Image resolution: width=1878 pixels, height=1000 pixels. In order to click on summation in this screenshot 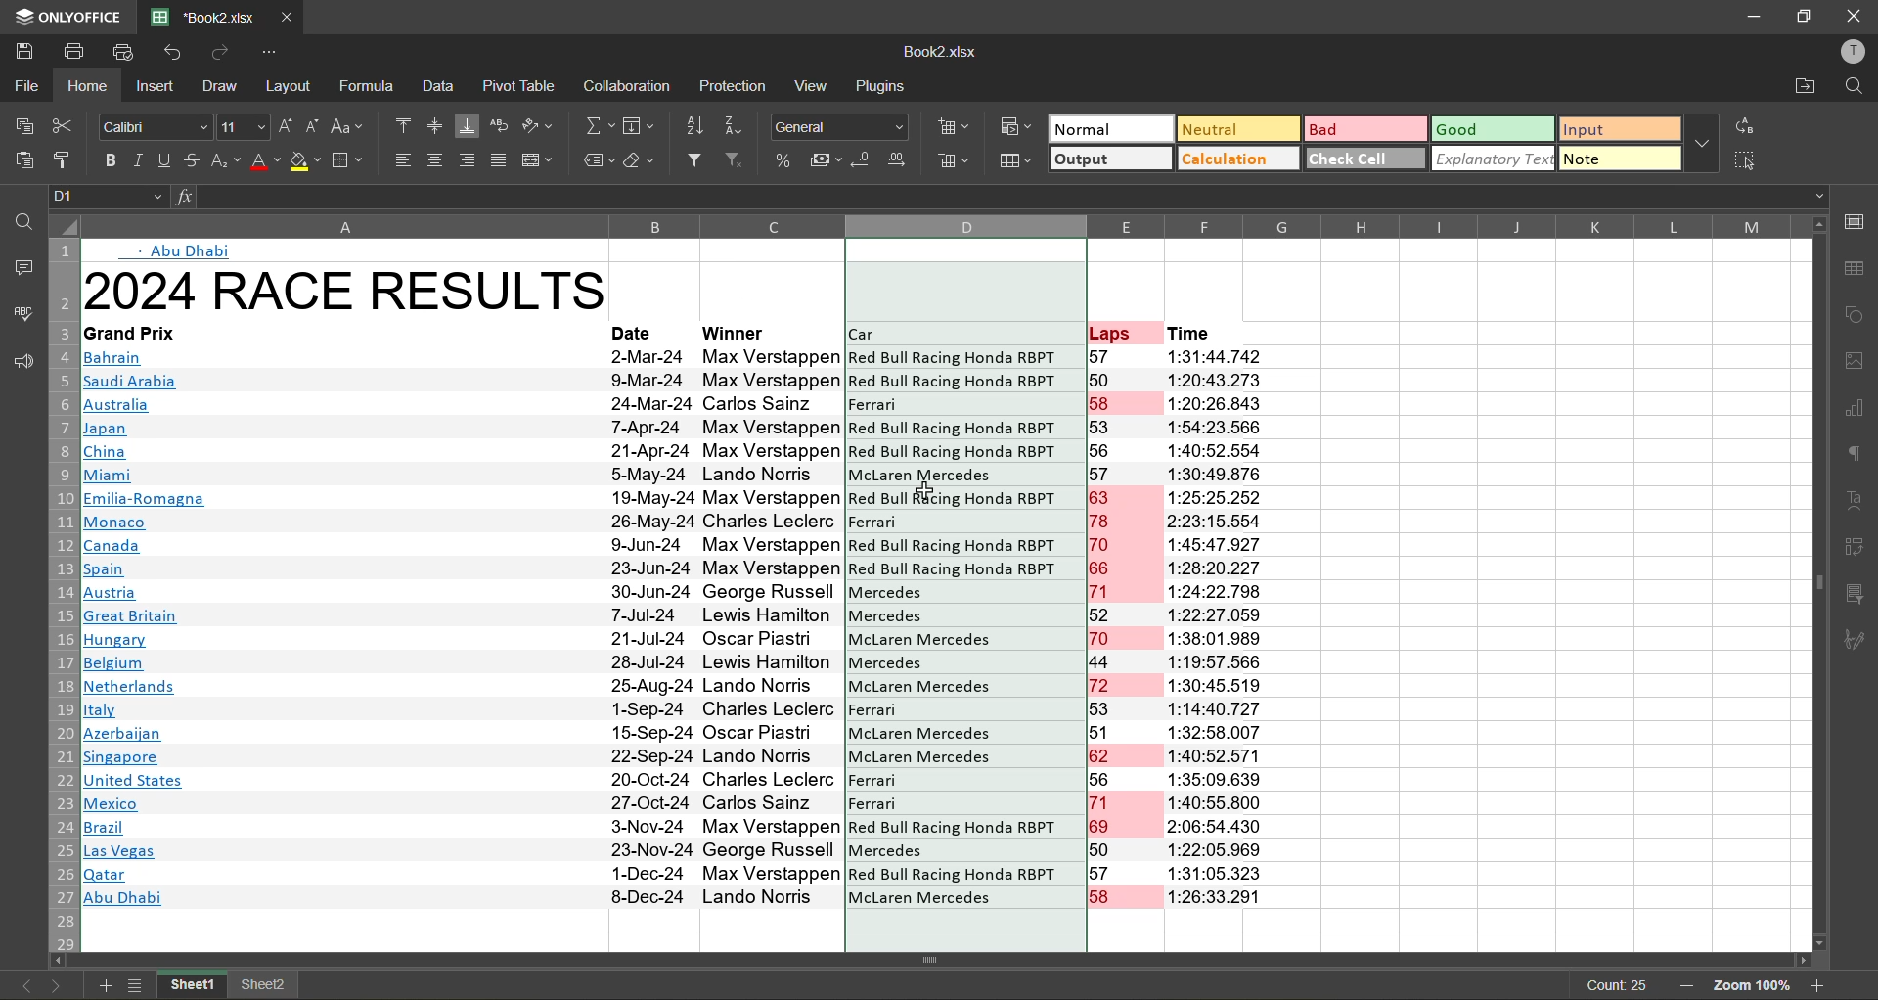, I will do `click(598, 125)`.